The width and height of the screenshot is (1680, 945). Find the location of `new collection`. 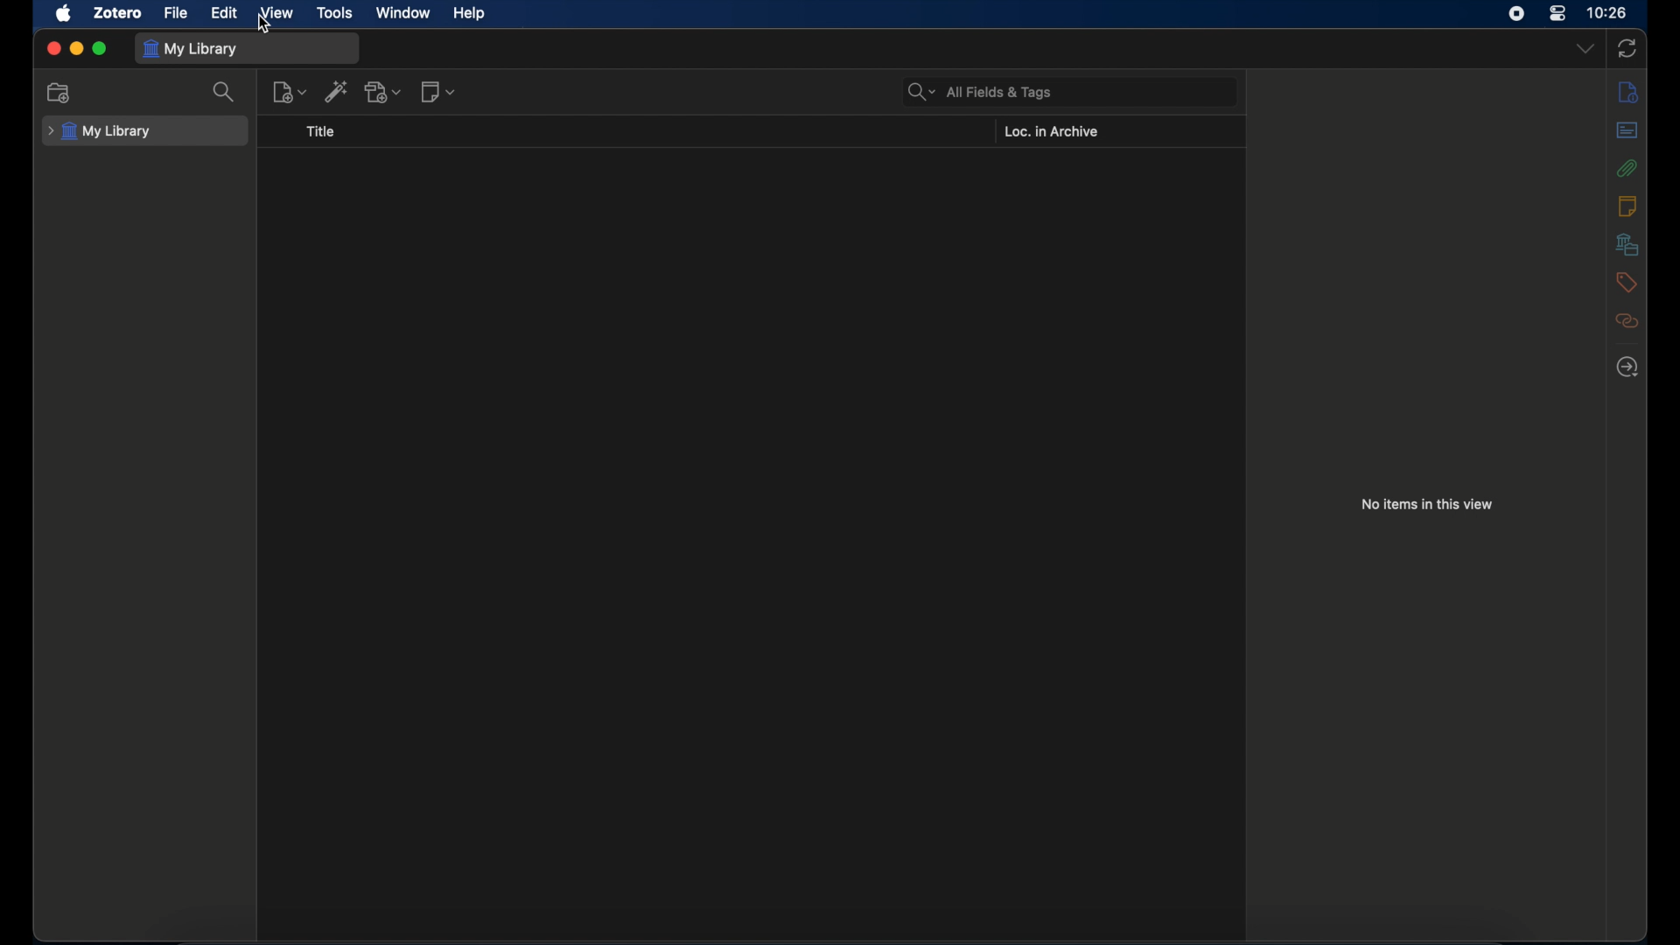

new collection is located at coordinates (59, 92).